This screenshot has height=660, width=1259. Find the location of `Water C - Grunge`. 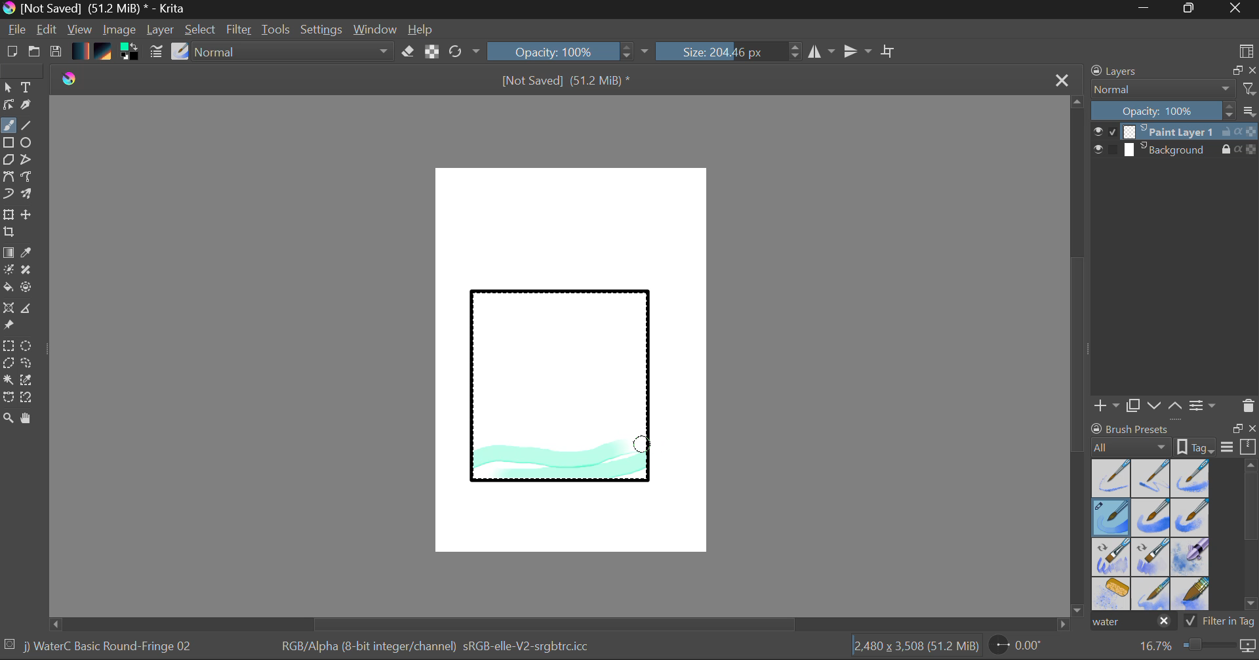

Water C - Grunge is located at coordinates (1191, 518).